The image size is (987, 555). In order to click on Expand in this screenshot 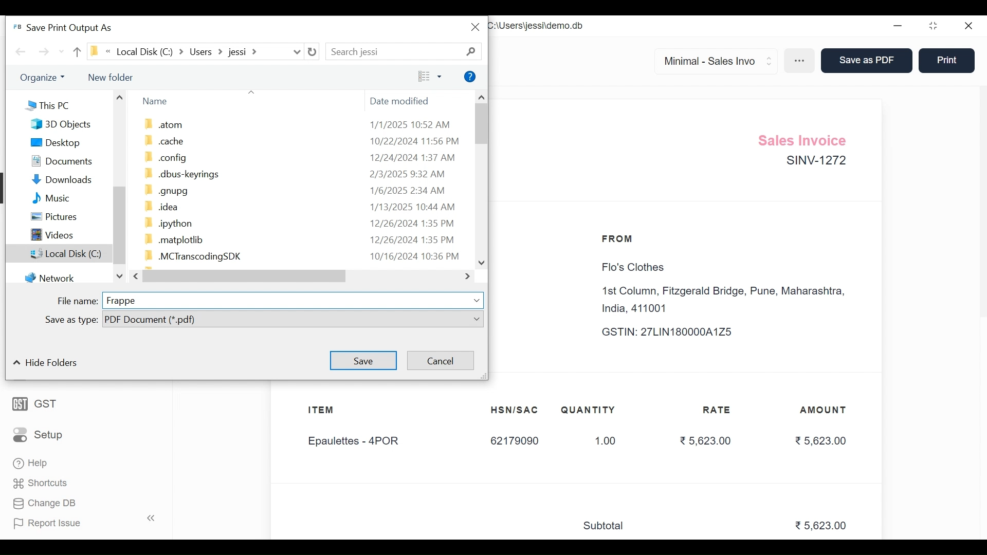, I will do `click(468, 277)`.